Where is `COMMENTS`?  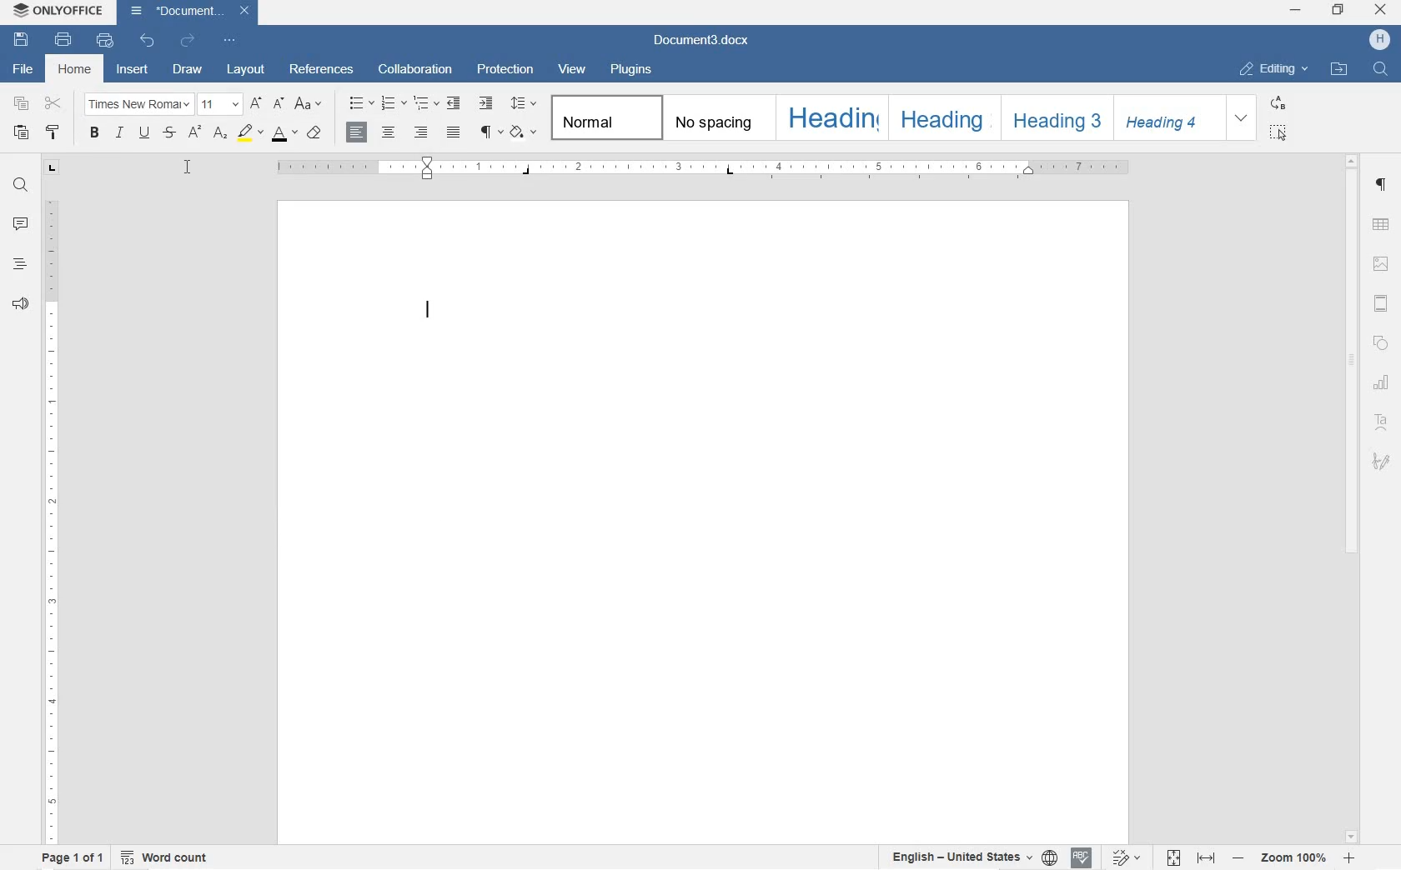 COMMENTS is located at coordinates (17, 225).